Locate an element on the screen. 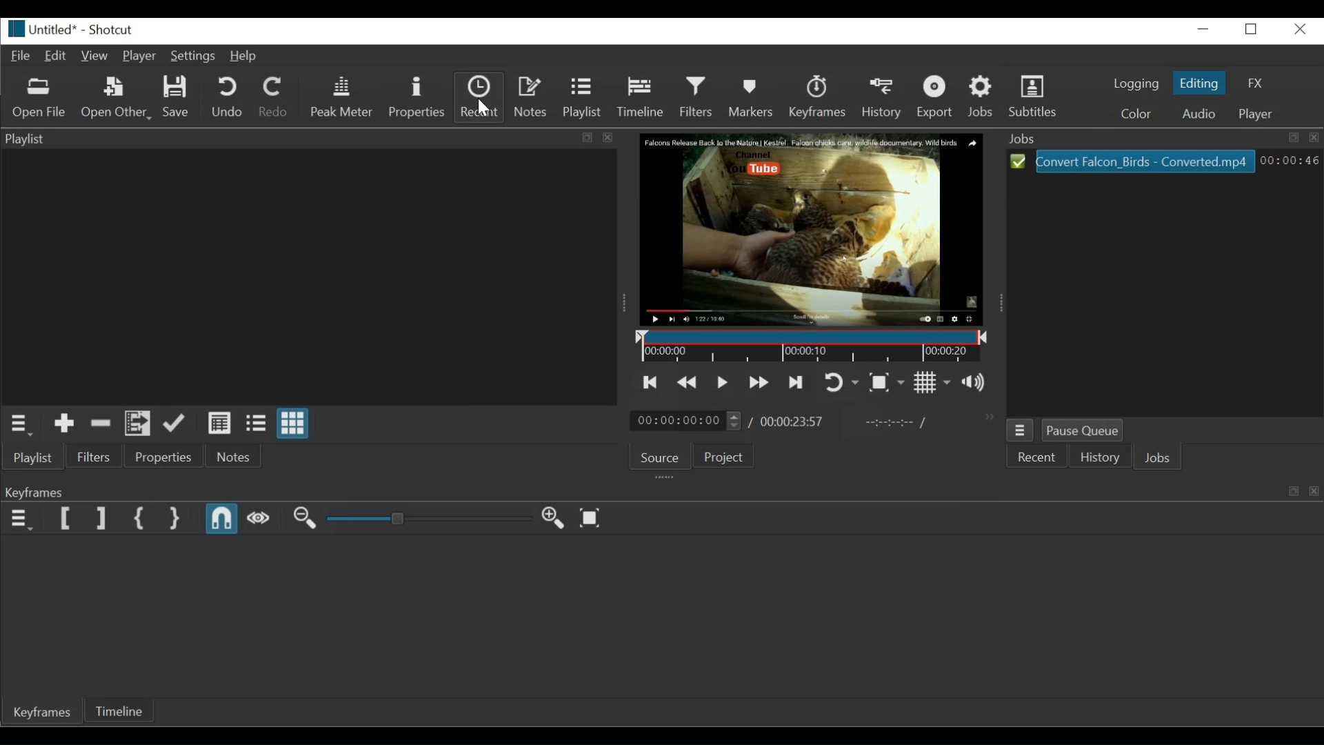 This screenshot has width=1324, height=745. Open Other is located at coordinates (115, 99).